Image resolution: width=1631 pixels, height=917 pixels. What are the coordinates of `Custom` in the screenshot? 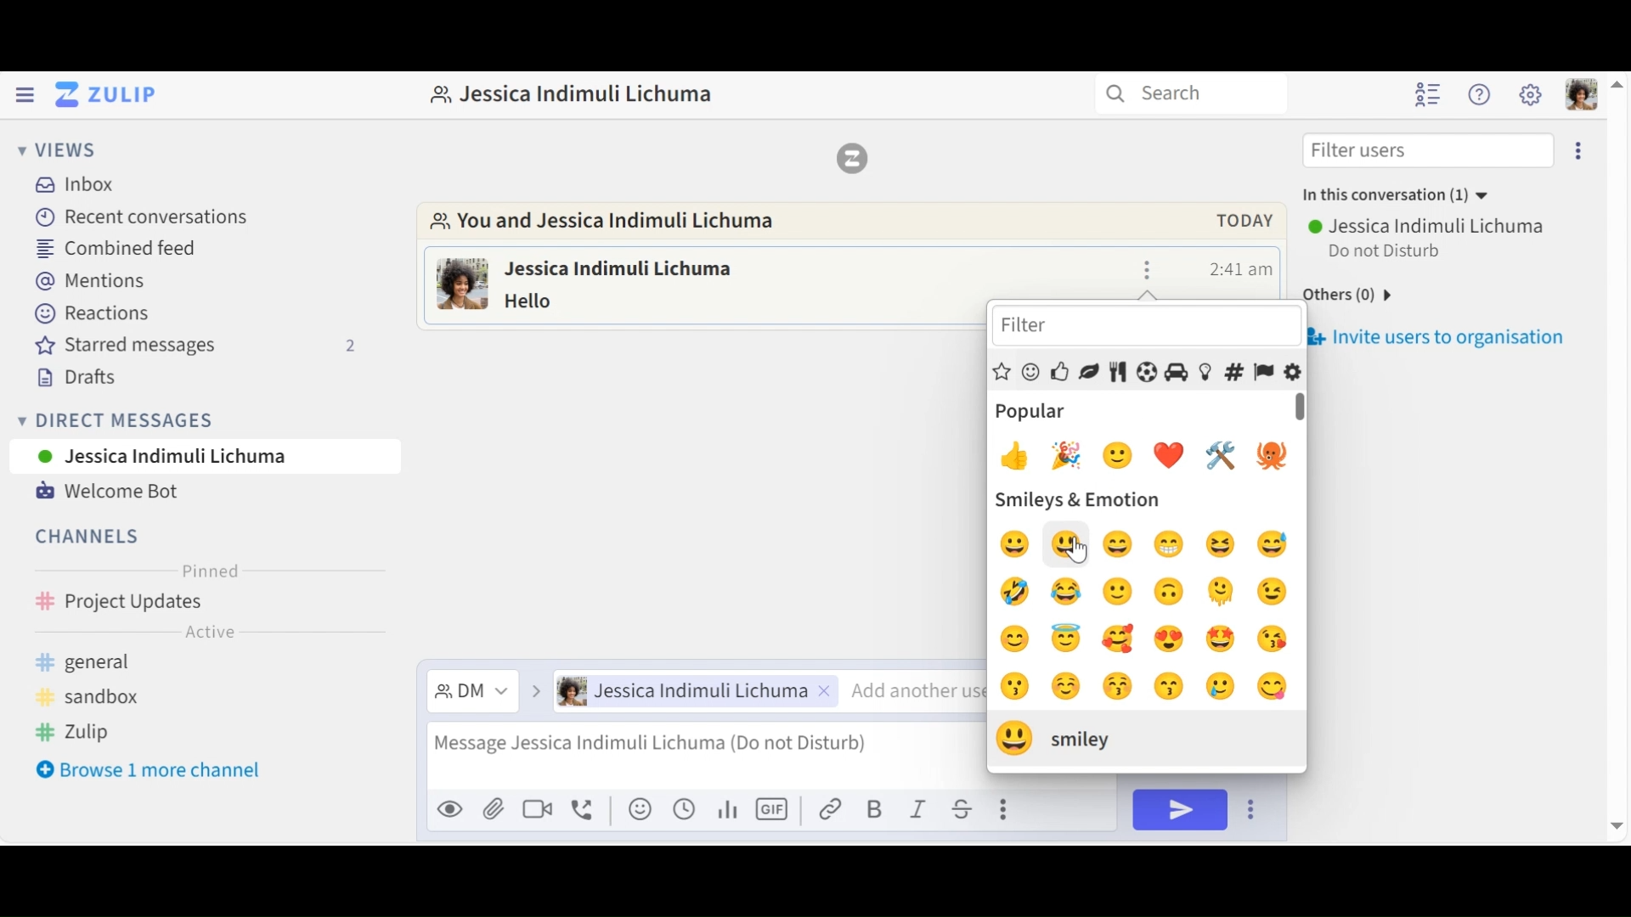 It's located at (1293, 373).